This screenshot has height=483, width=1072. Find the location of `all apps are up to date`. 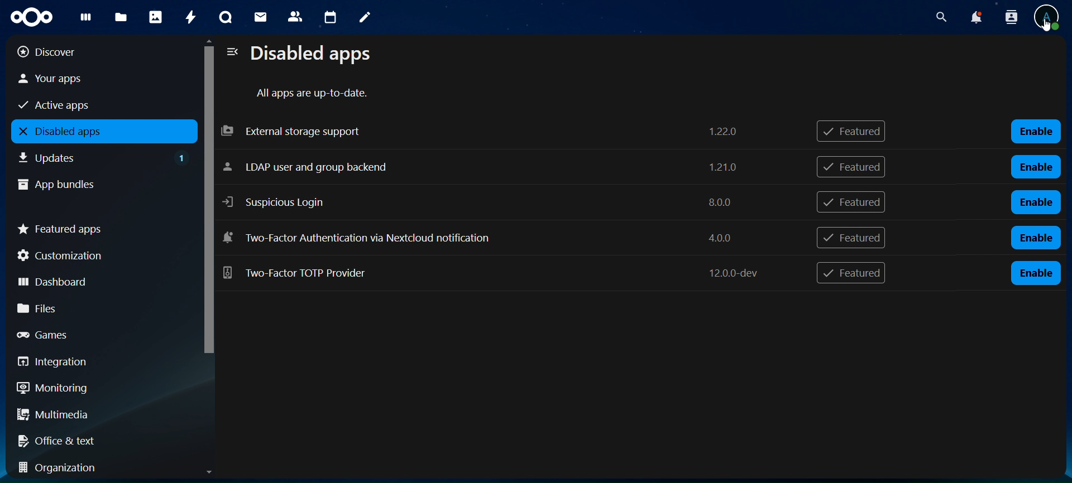

all apps are up to date is located at coordinates (314, 94).